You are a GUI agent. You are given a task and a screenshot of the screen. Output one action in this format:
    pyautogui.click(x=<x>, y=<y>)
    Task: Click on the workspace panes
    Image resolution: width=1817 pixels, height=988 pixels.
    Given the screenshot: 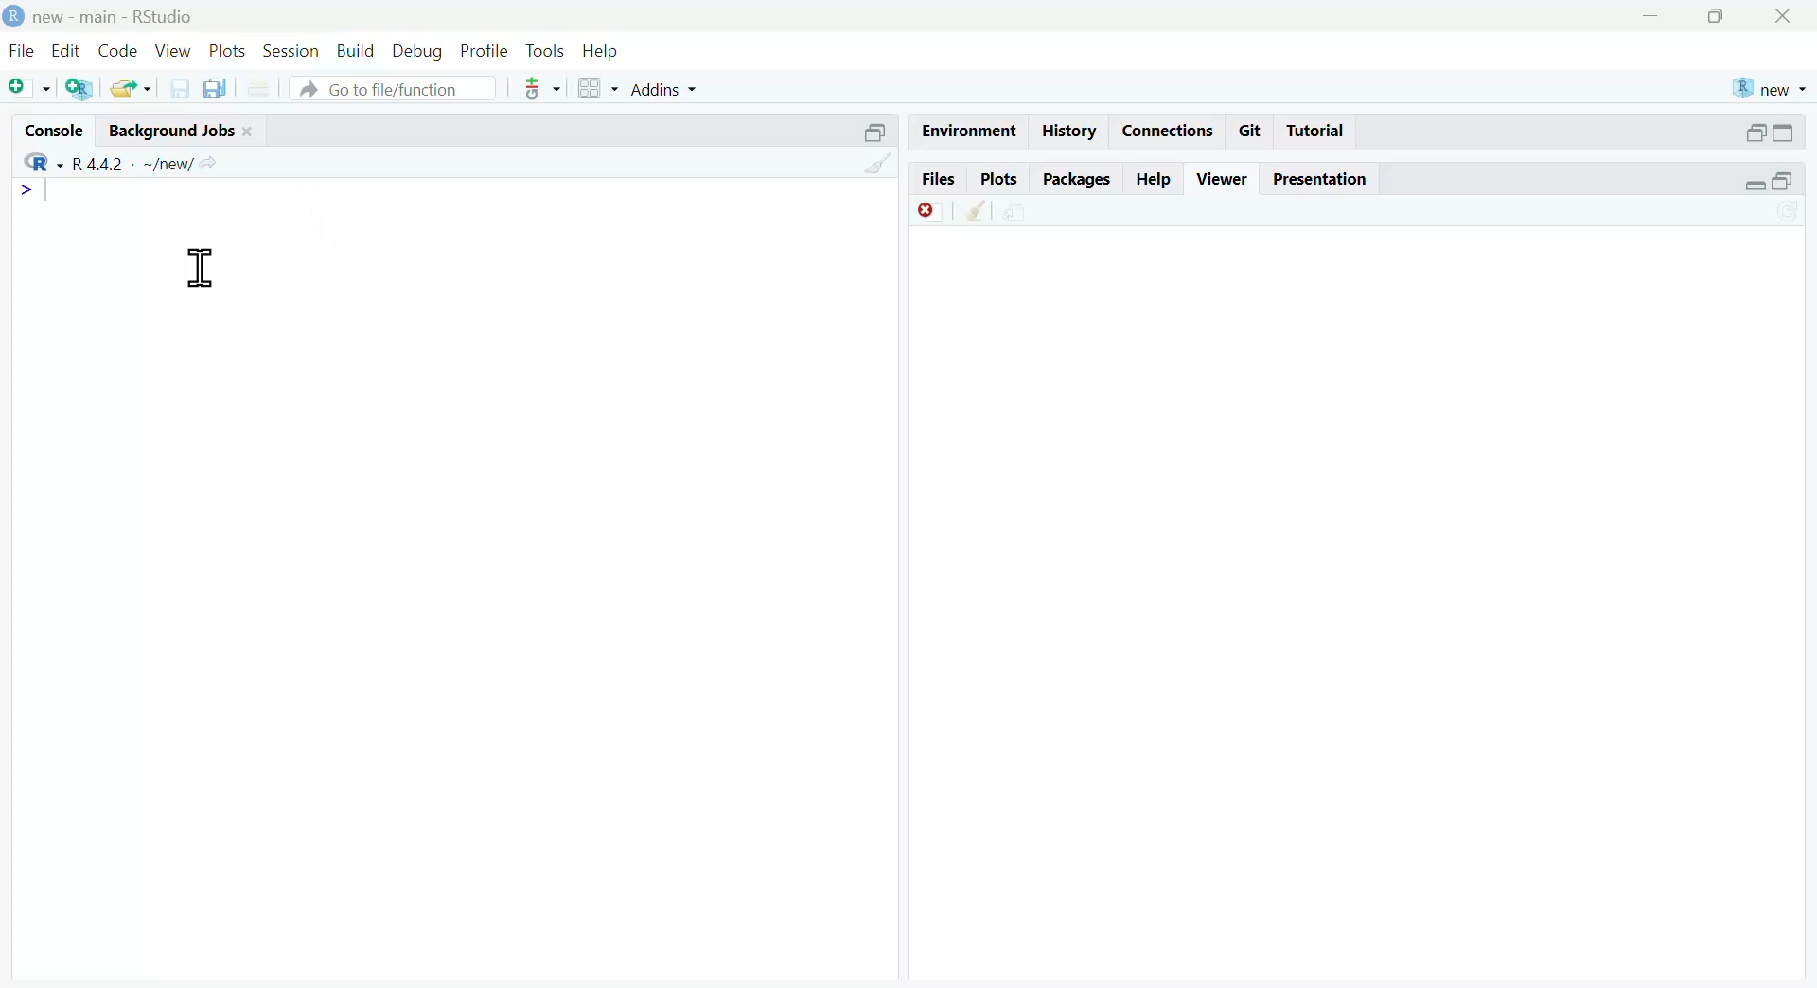 What is the action you would take?
    pyautogui.click(x=597, y=88)
    